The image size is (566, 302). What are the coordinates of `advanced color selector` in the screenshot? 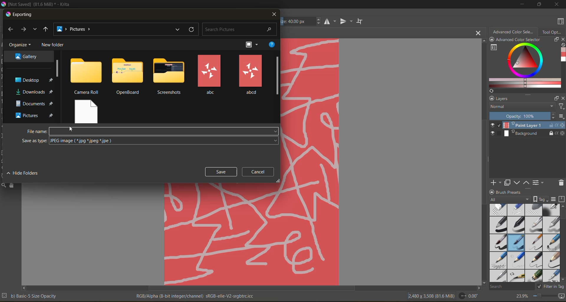 It's located at (523, 66).